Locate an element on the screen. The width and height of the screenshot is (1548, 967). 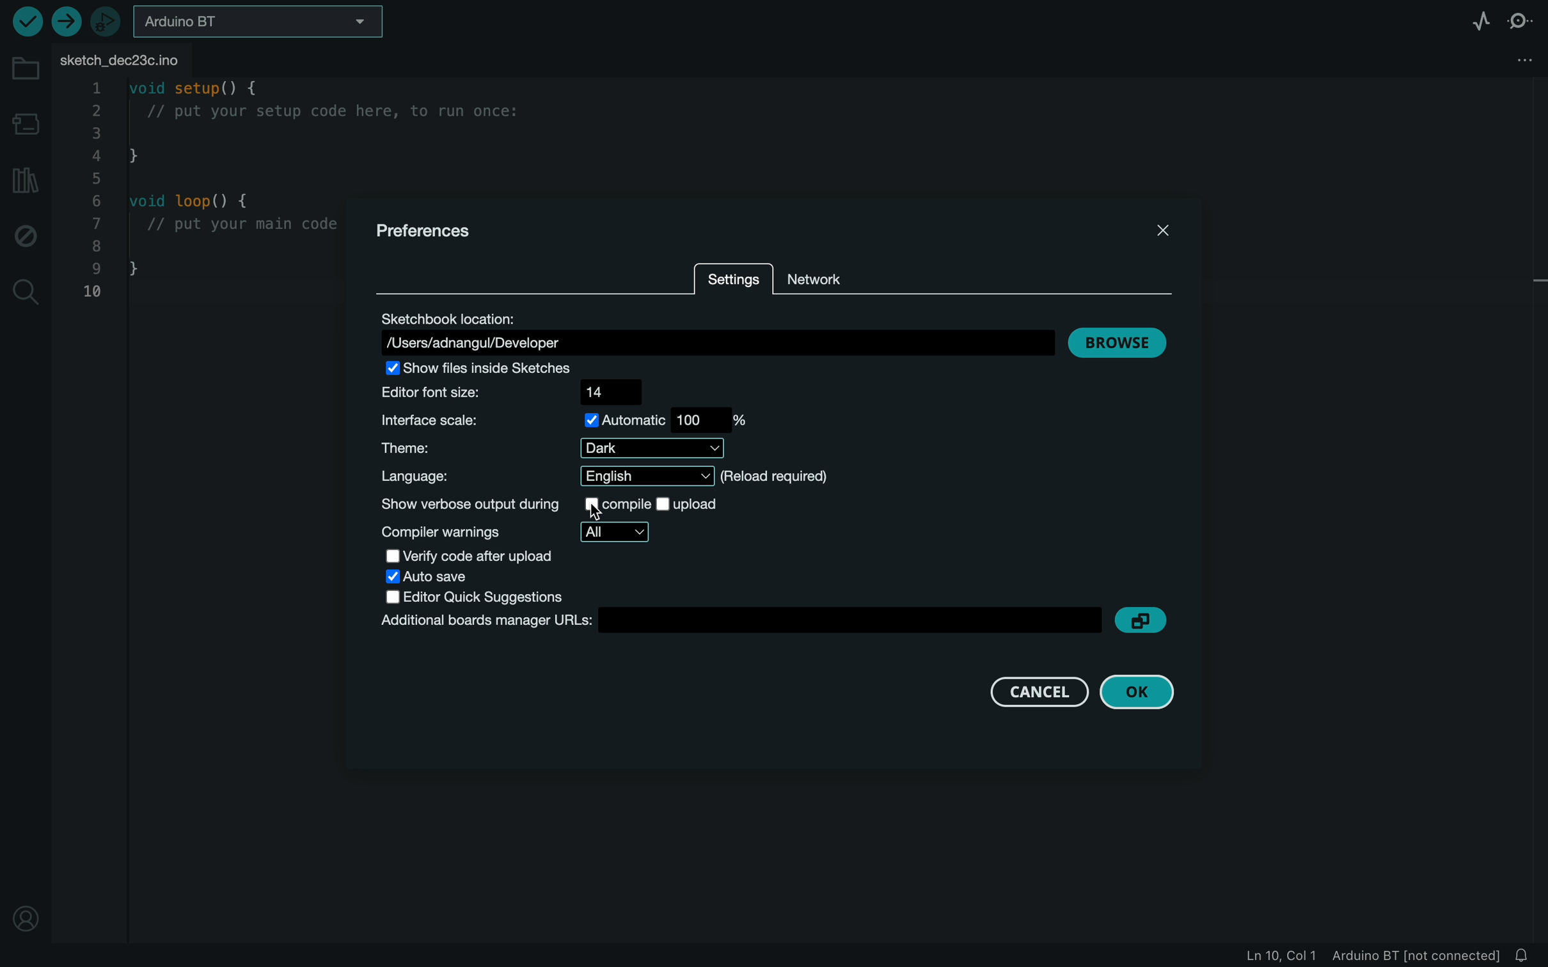
board selecter is located at coordinates (265, 23).